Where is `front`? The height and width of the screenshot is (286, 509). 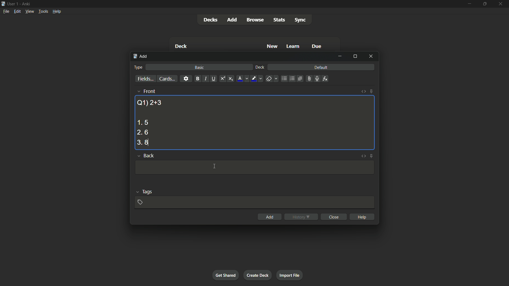 front is located at coordinates (149, 91).